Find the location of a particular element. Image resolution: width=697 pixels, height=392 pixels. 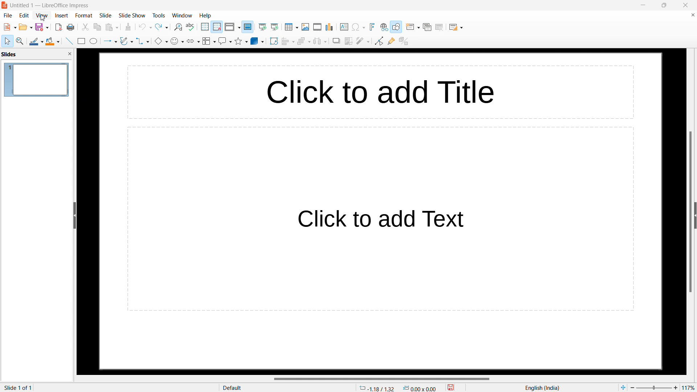

zoom in is located at coordinates (676, 387).